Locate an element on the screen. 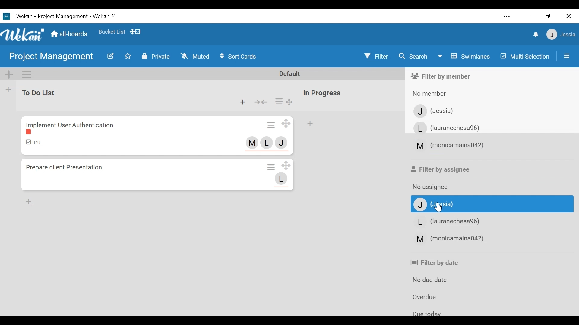  Restore is located at coordinates (547, 16).